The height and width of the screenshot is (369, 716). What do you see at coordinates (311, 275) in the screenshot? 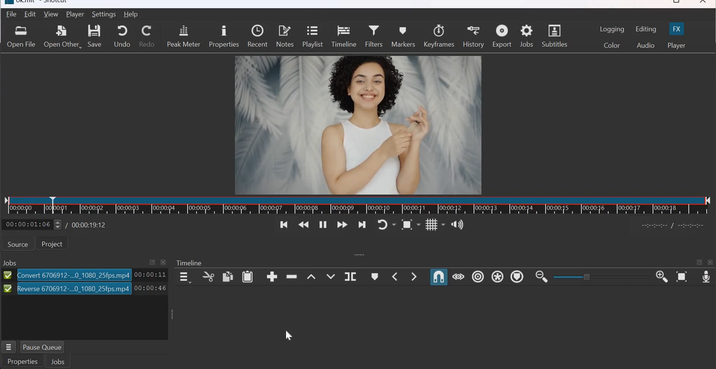
I see `lift` at bounding box center [311, 275].